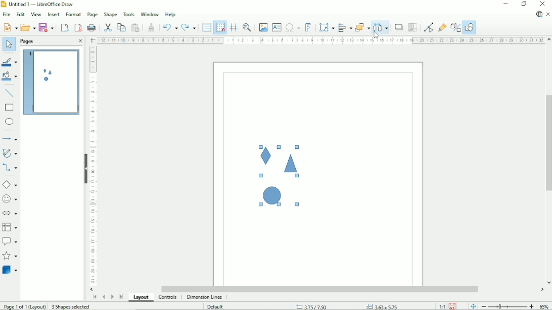  What do you see at coordinates (539, 14) in the screenshot?
I see `Update available` at bounding box center [539, 14].